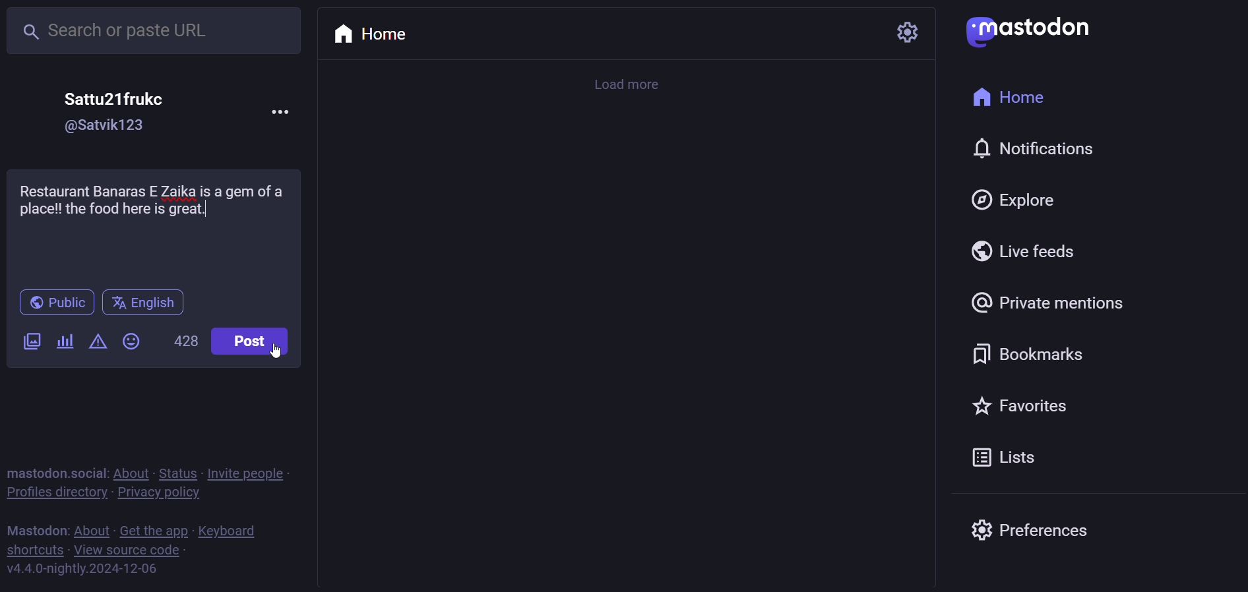  What do you see at coordinates (157, 494) in the screenshot?
I see `privacy policy` at bounding box center [157, 494].